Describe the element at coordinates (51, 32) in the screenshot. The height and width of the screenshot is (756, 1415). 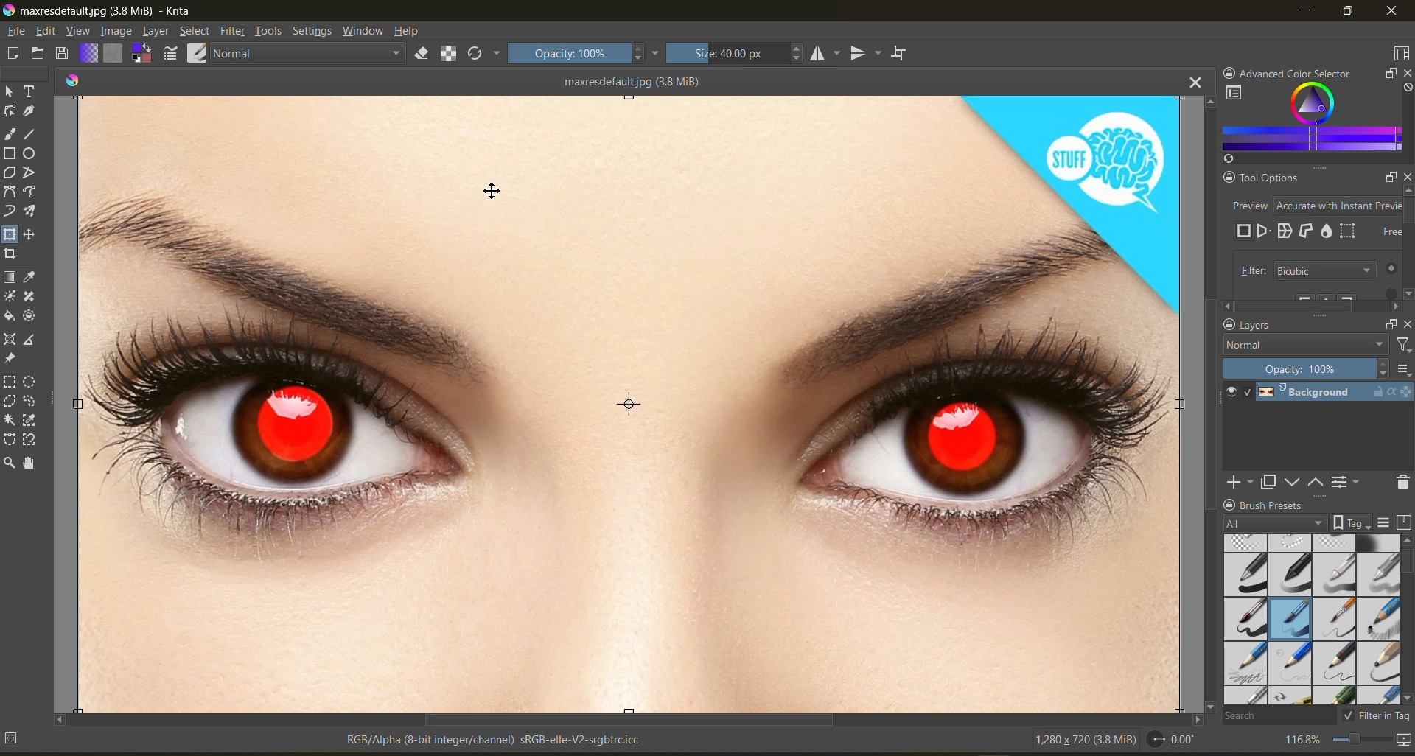
I see `edit` at that location.